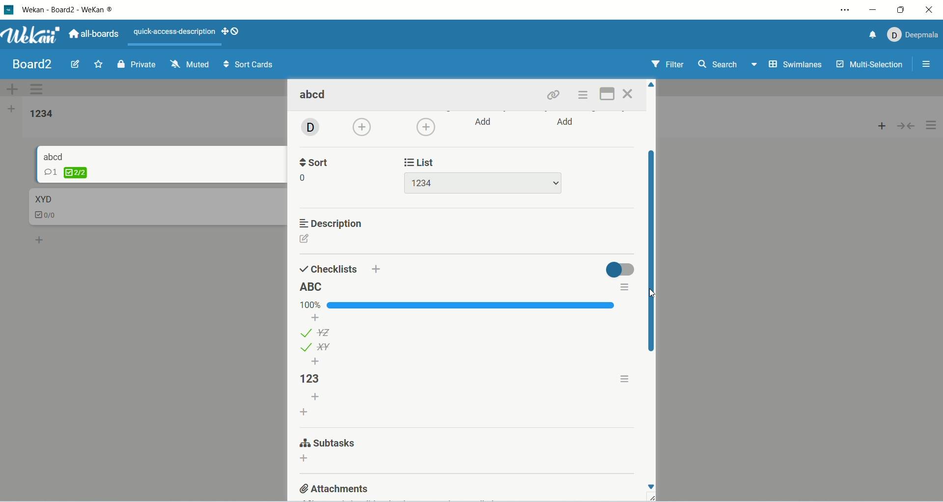  I want to click on account, so click(913, 35).